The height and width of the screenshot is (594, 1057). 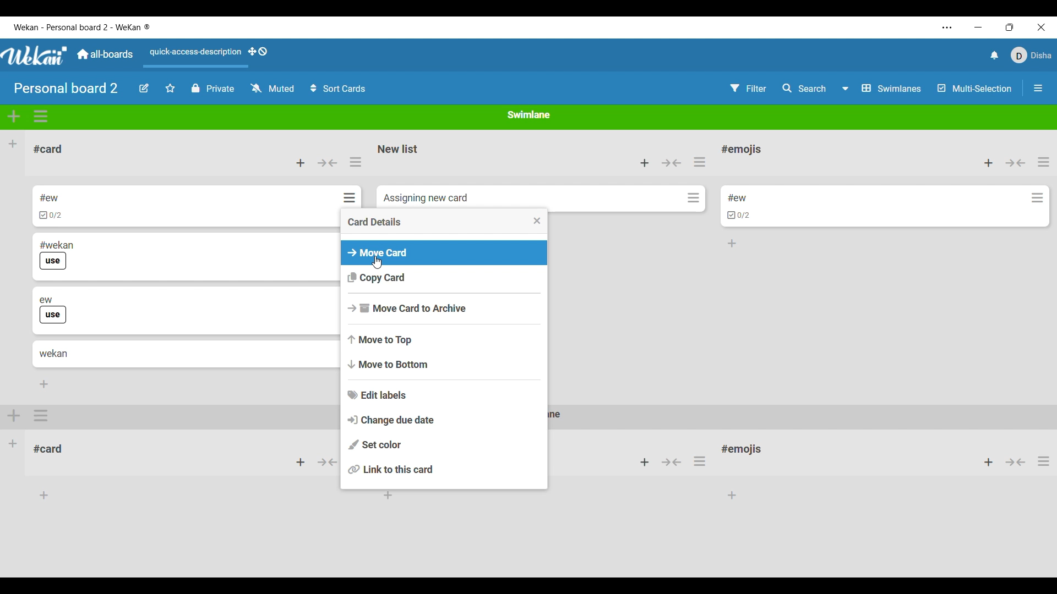 What do you see at coordinates (53, 310) in the screenshot?
I see `Card title and label` at bounding box center [53, 310].